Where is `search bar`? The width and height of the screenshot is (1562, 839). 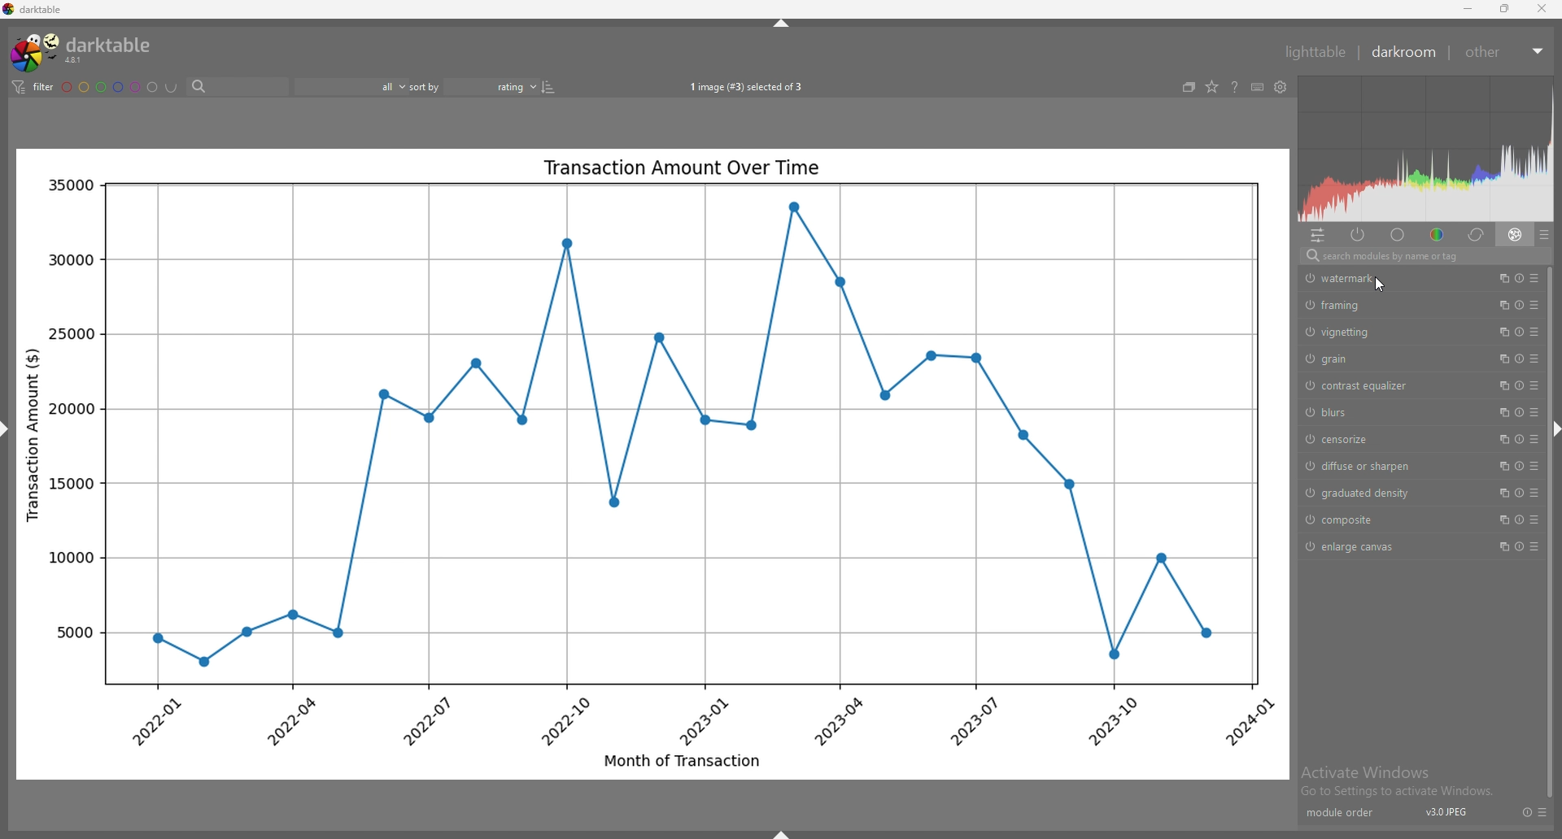 search bar is located at coordinates (233, 88).